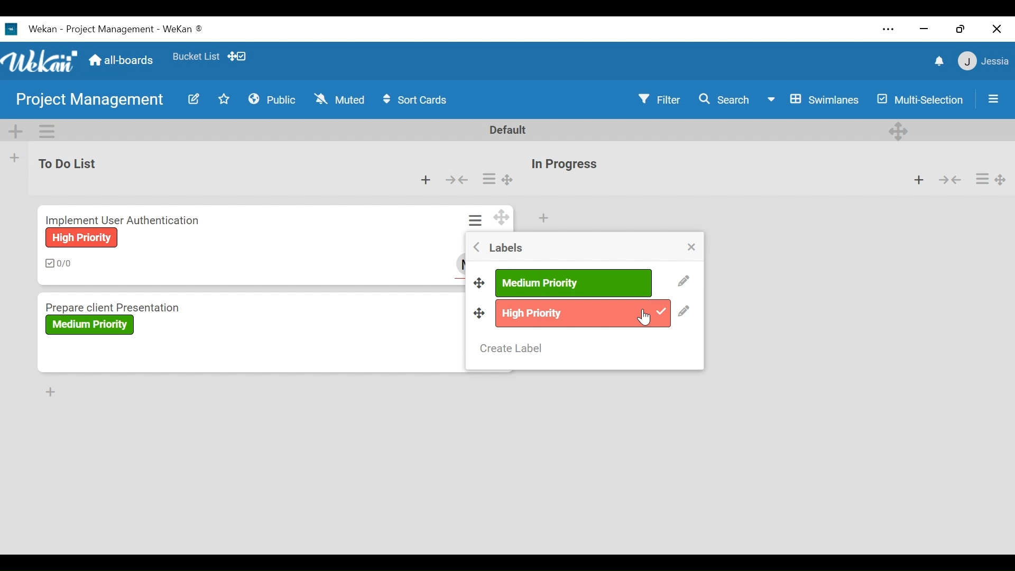 Image resolution: width=1015 pixels, height=571 pixels. I want to click on Open/Close Sidebar, so click(992, 98).